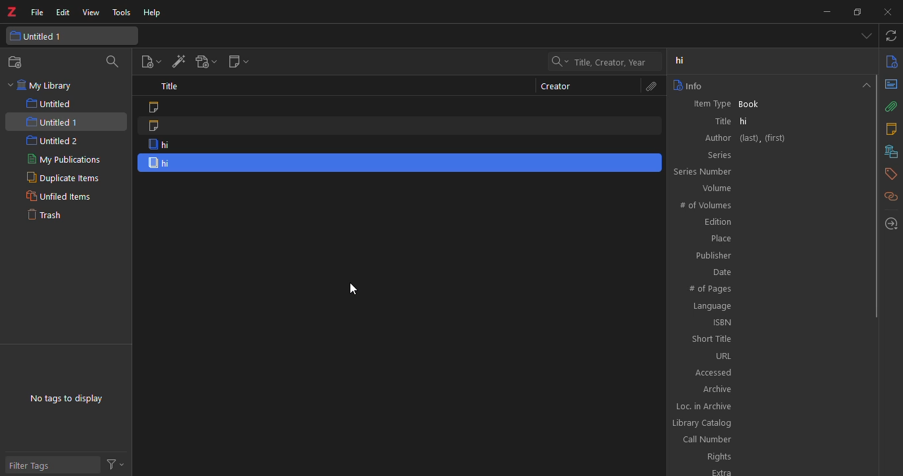 The height and width of the screenshot is (476, 903). I want to click on locate, so click(893, 223).